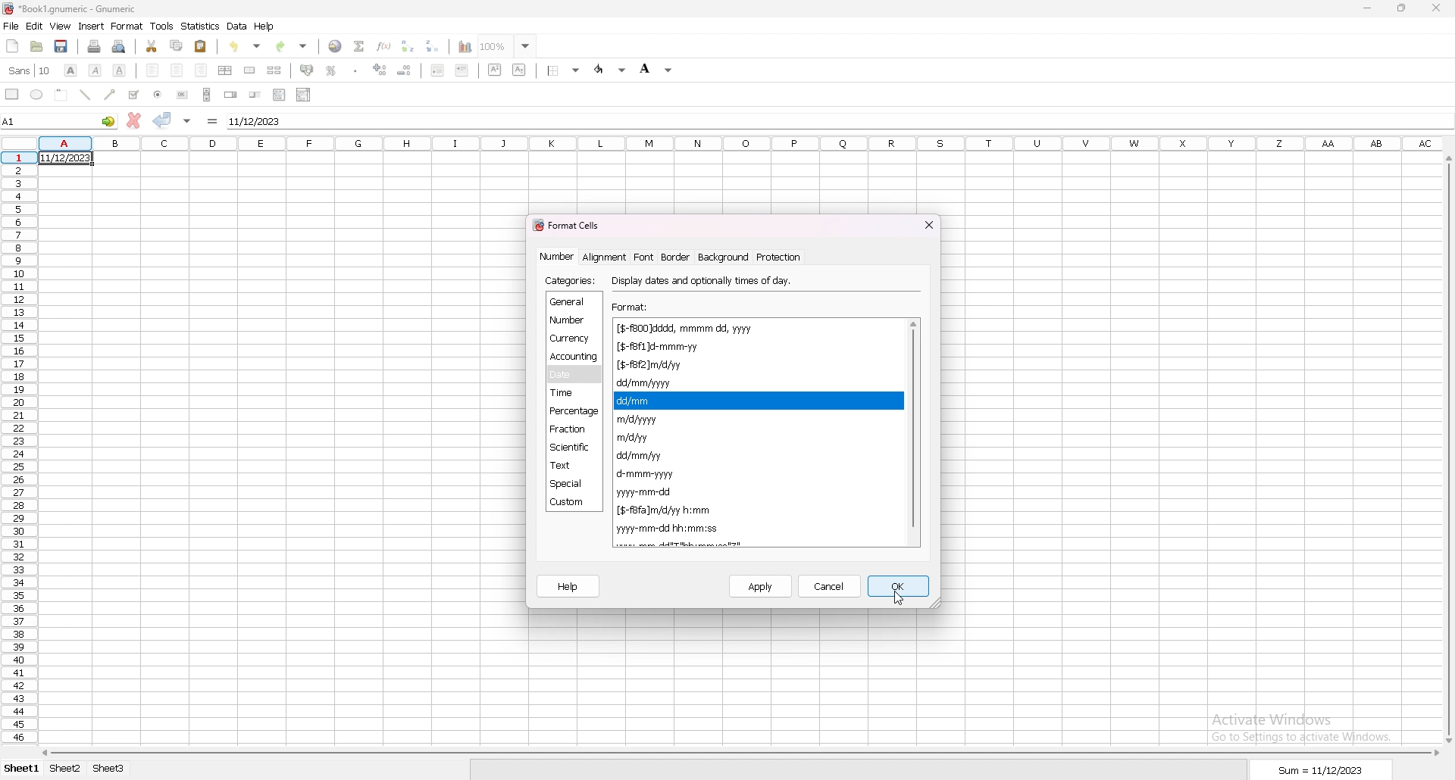  Describe the element at coordinates (780, 257) in the screenshot. I see `protection` at that location.